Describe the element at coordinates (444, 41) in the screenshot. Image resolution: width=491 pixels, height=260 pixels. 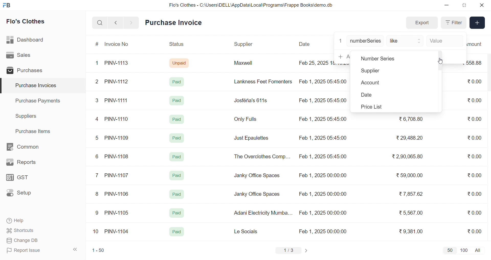
I see `Value` at that location.